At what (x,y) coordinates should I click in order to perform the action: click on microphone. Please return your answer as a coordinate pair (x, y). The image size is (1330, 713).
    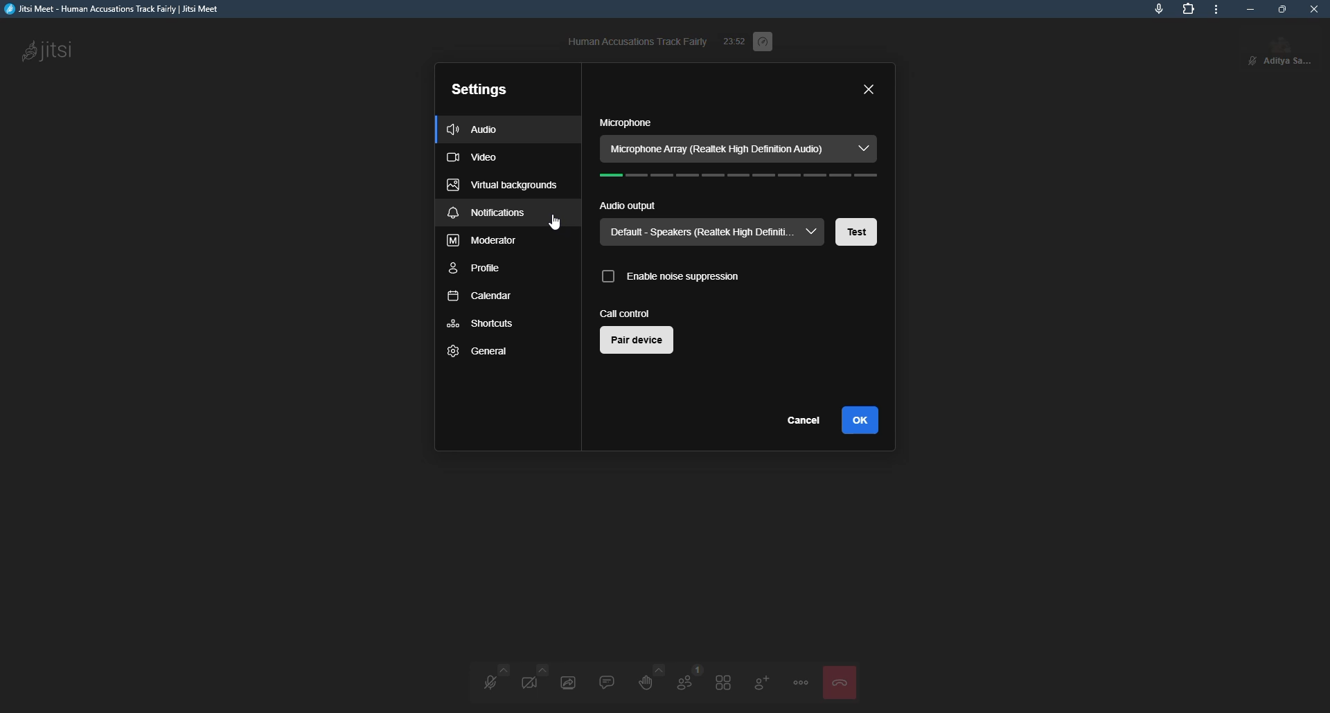
    Looking at the image, I should click on (626, 123).